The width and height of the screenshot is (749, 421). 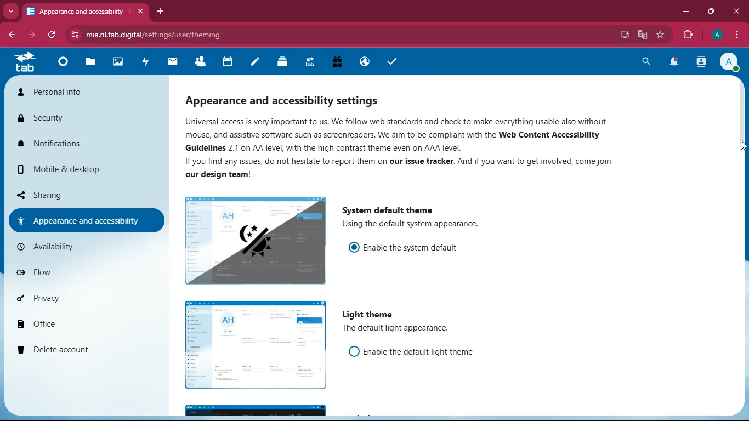 What do you see at coordinates (710, 12) in the screenshot?
I see `maximize` at bounding box center [710, 12].